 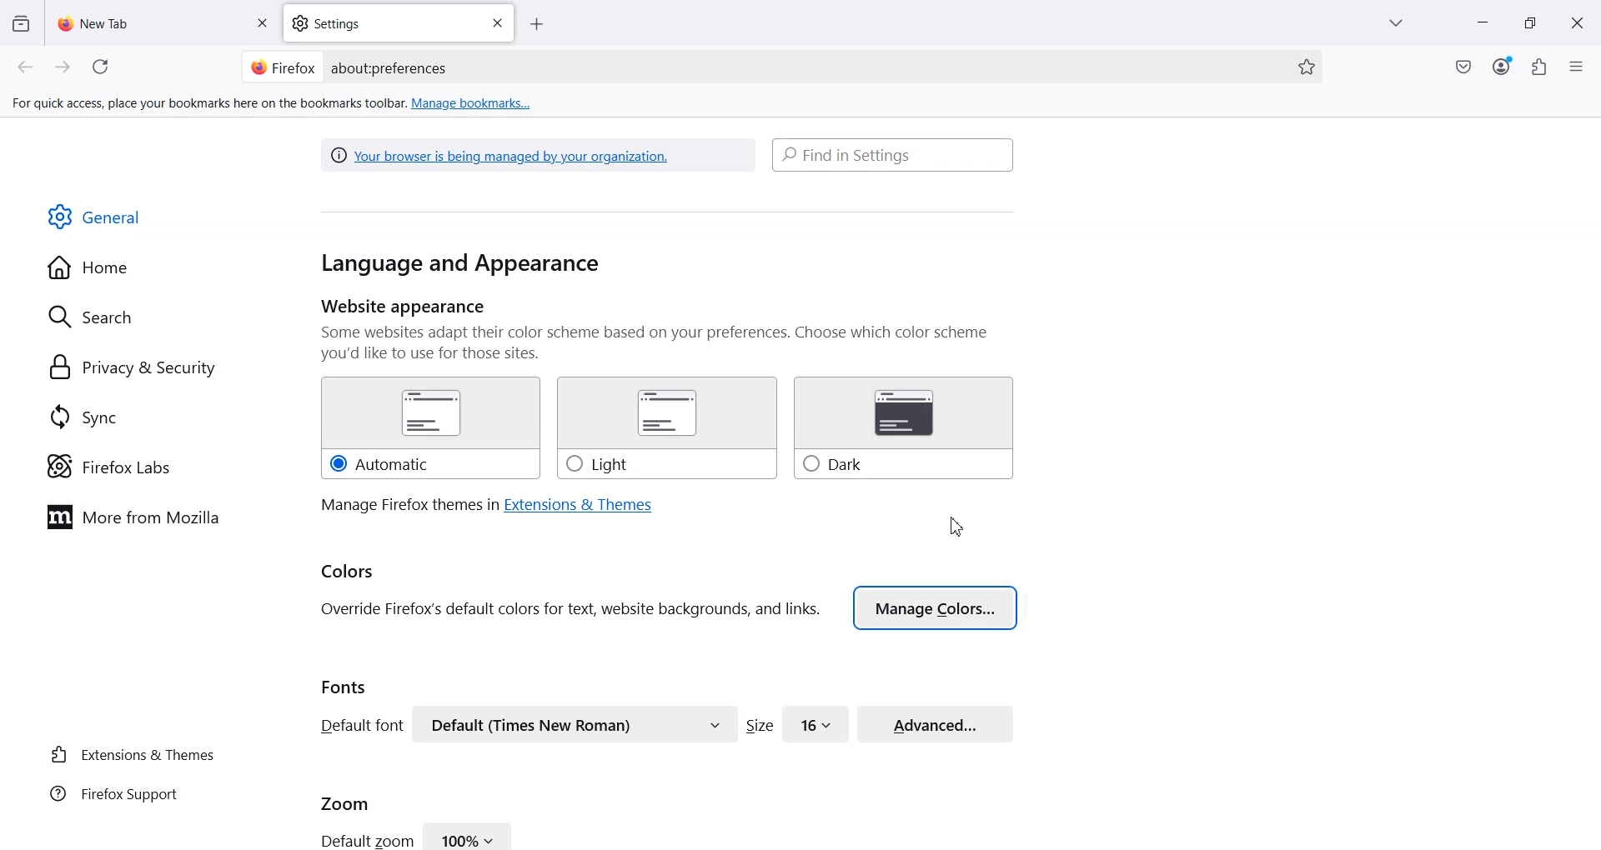 I want to click on @ Firefox Support, so click(x=114, y=792).